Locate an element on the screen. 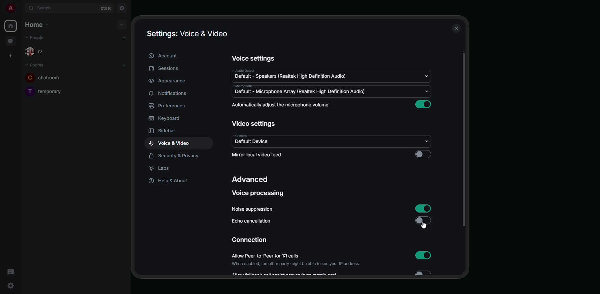 Image resolution: width=600 pixels, height=294 pixels. disabled is located at coordinates (424, 222).